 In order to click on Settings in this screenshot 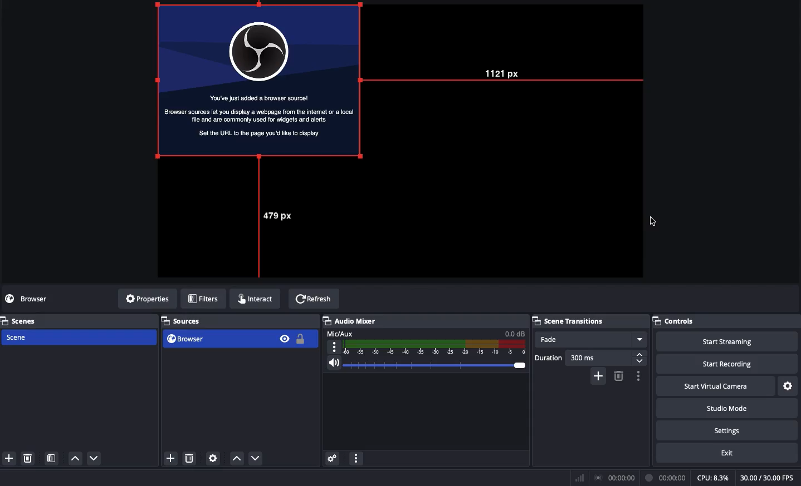, I will do `click(789, 386)`.